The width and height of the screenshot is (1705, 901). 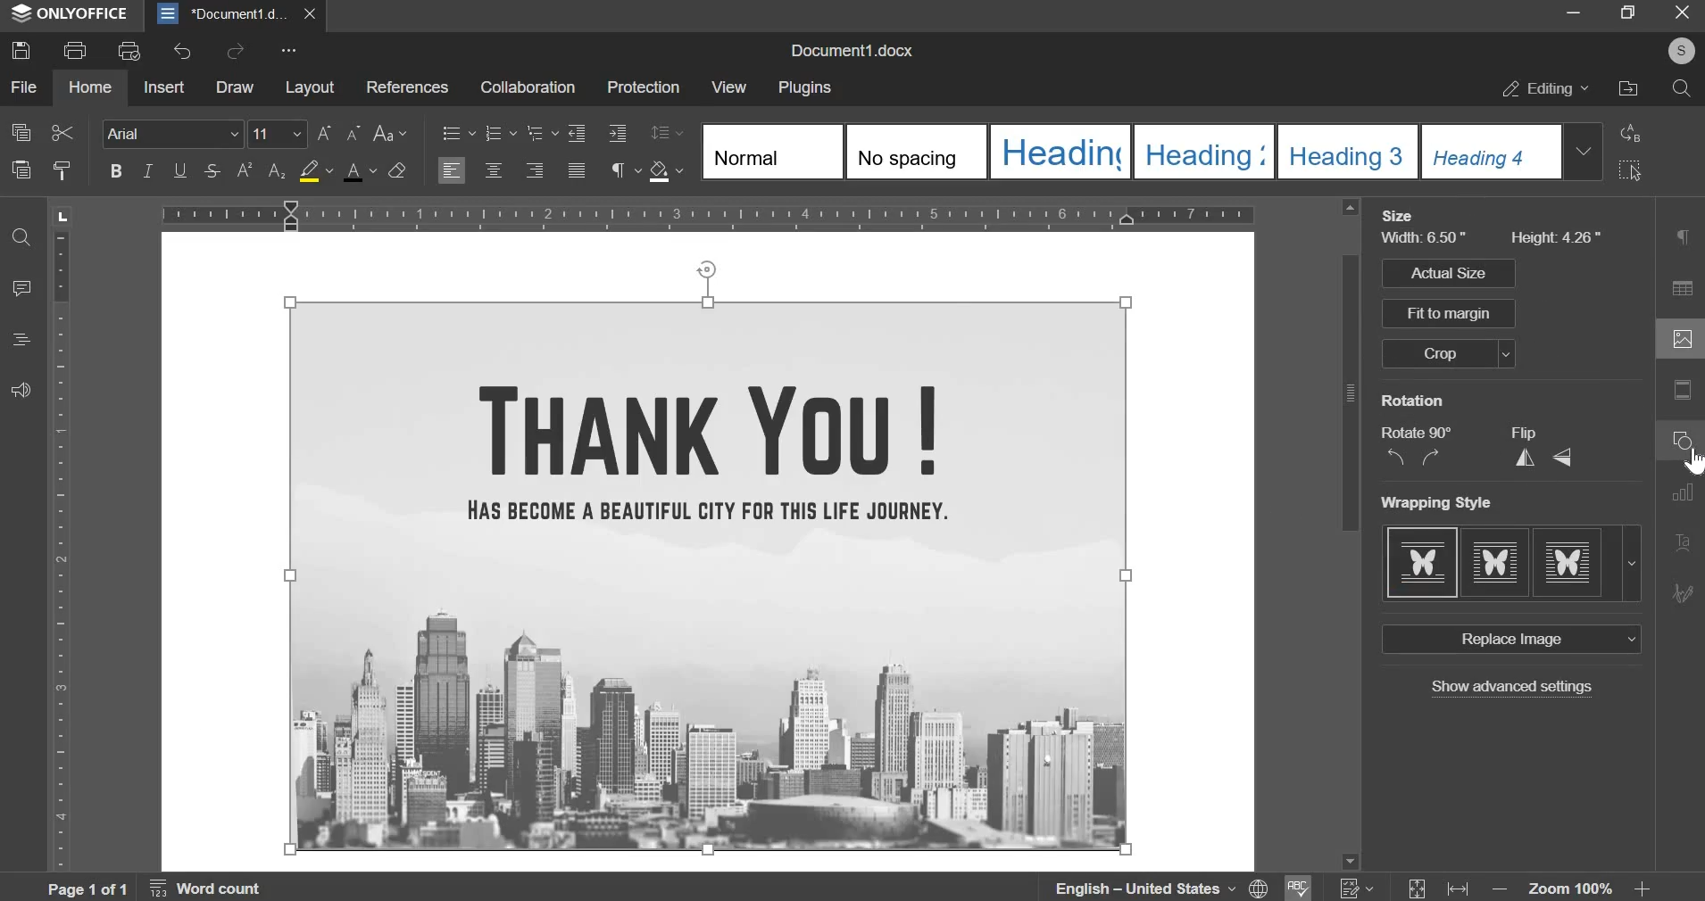 What do you see at coordinates (234, 50) in the screenshot?
I see `redo` at bounding box center [234, 50].